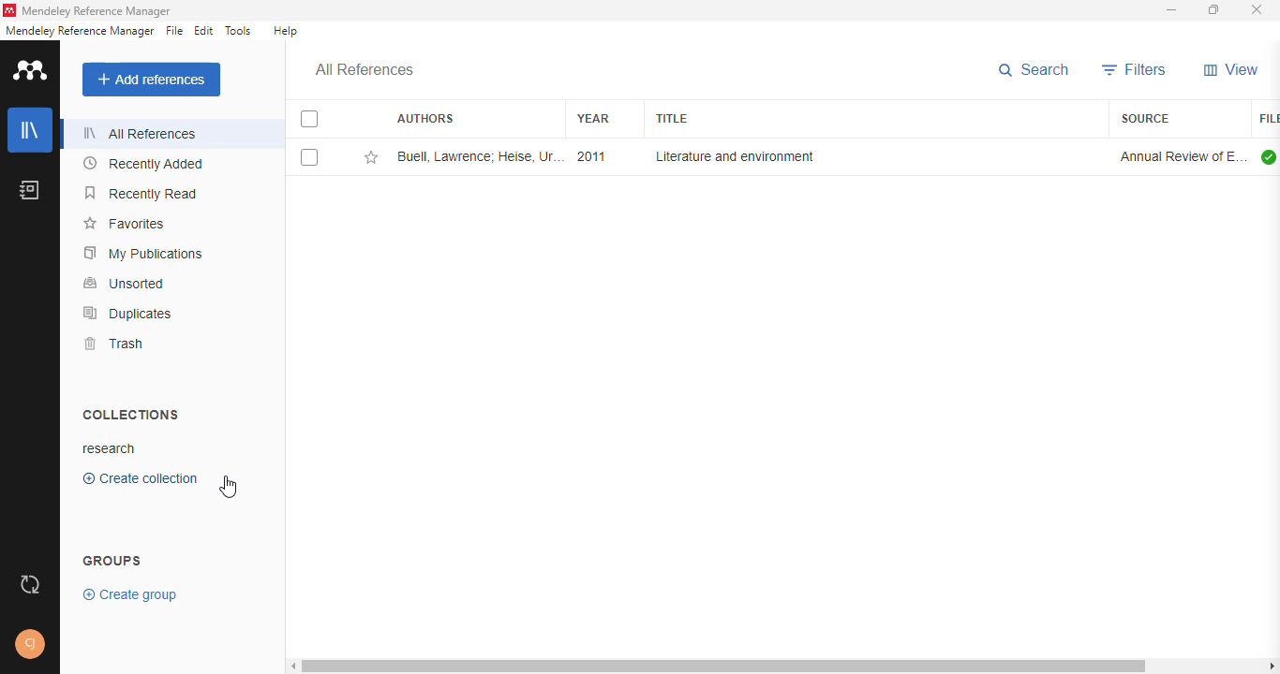 The height and width of the screenshot is (674, 1280). What do you see at coordinates (1182, 156) in the screenshot?
I see `annual review of environment and resources` at bounding box center [1182, 156].